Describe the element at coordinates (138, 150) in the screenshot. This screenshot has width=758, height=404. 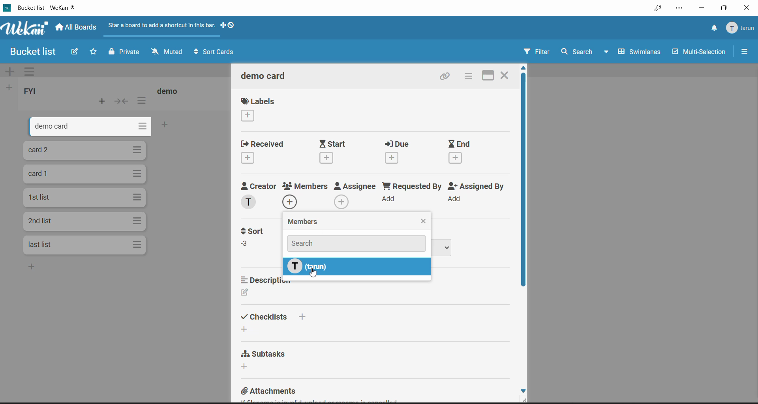
I see `card actions` at that location.